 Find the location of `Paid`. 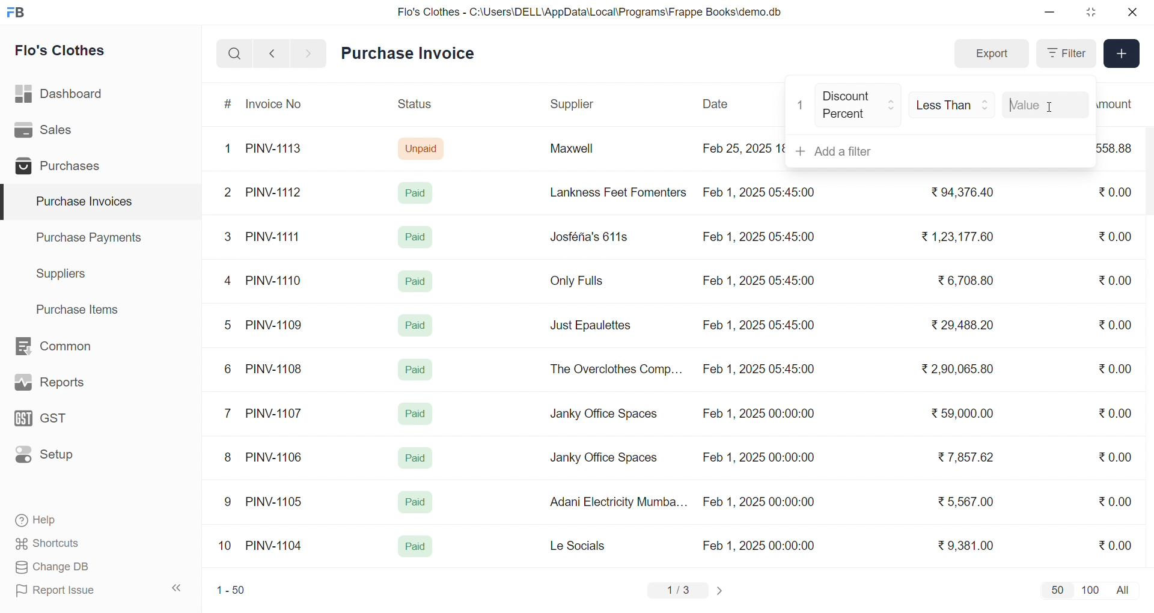

Paid is located at coordinates (414, 280).